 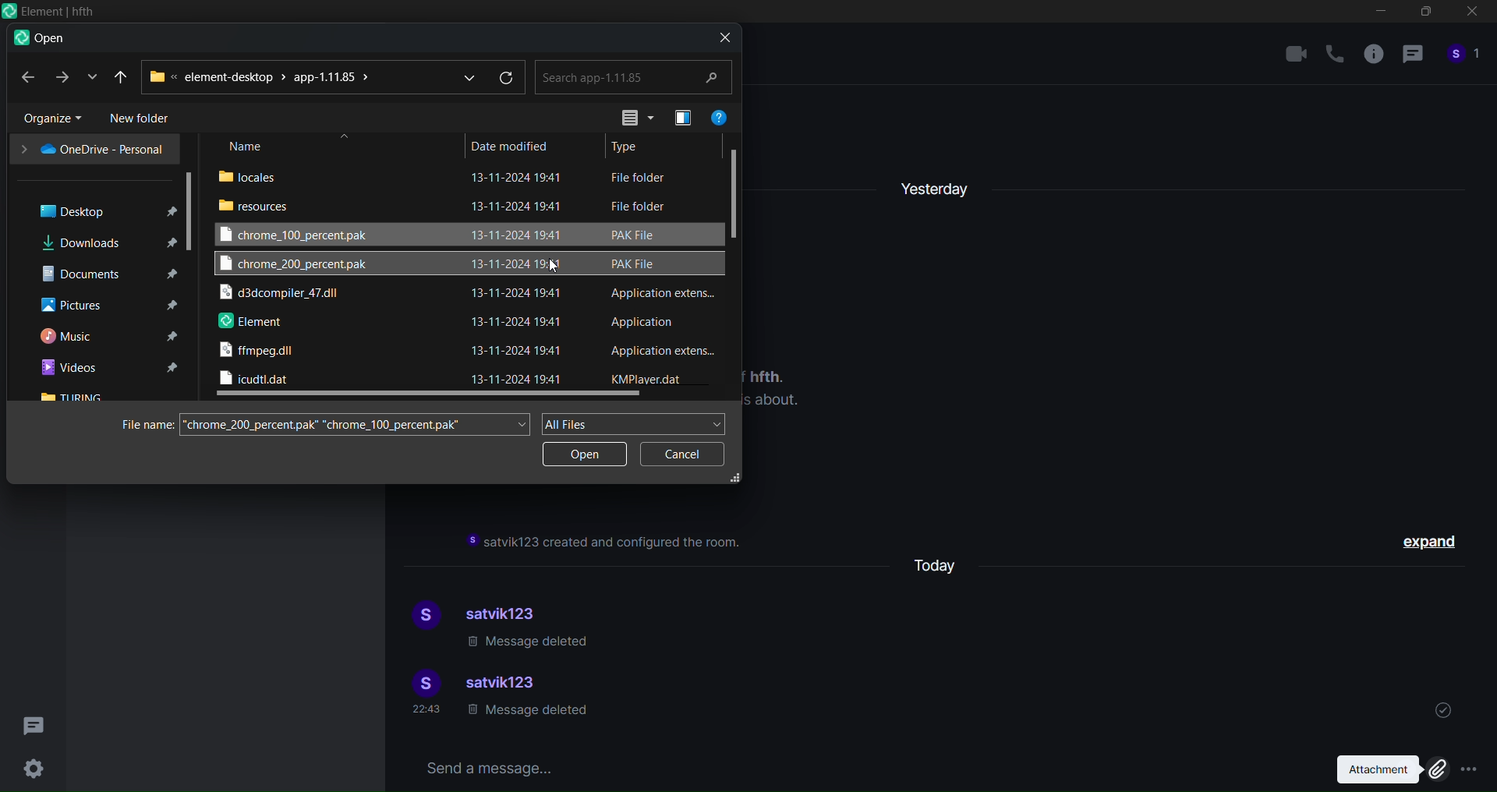 I want to click on message deleted, so click(x=530, y=643).